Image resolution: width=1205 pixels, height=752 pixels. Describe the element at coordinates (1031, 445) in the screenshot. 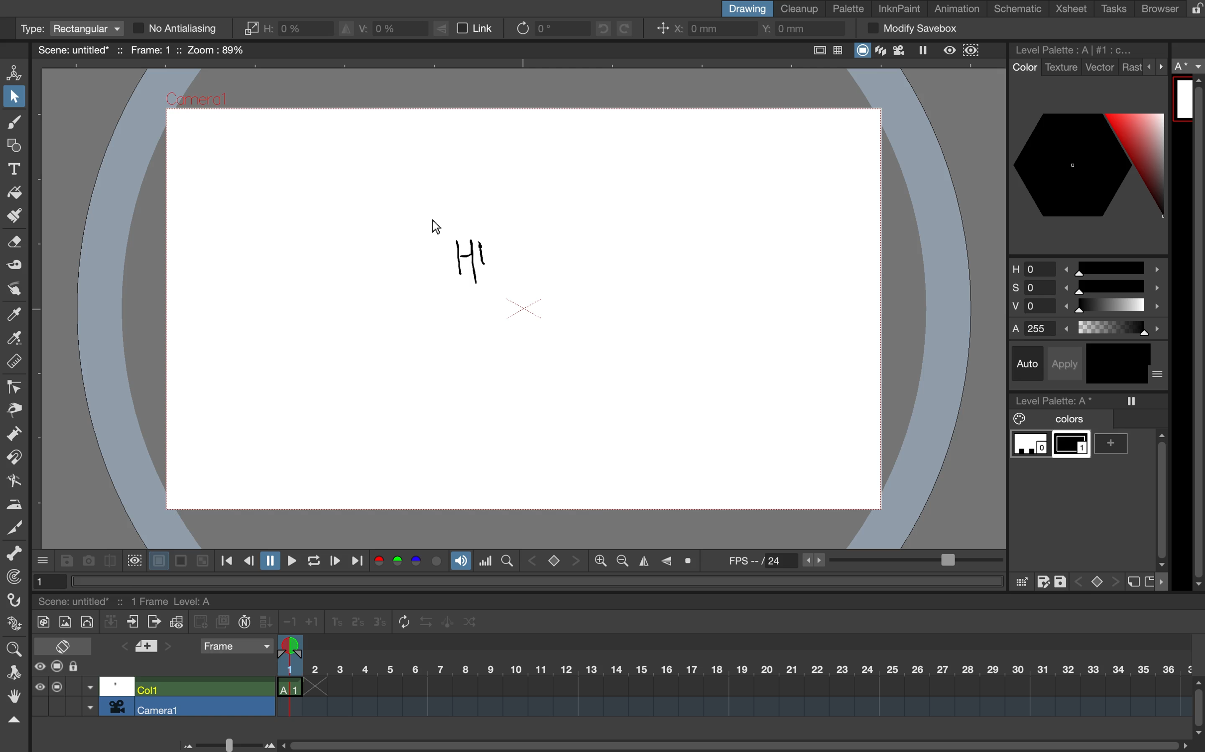

I see `color 0` at that location.